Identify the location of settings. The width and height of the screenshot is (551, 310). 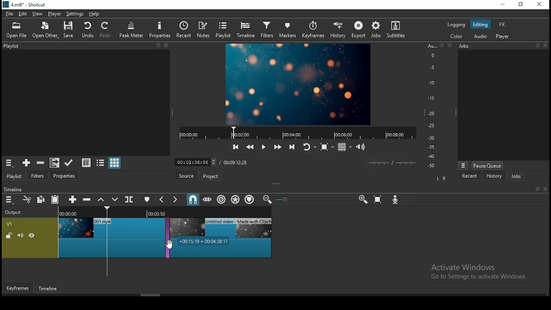
(75, 14).